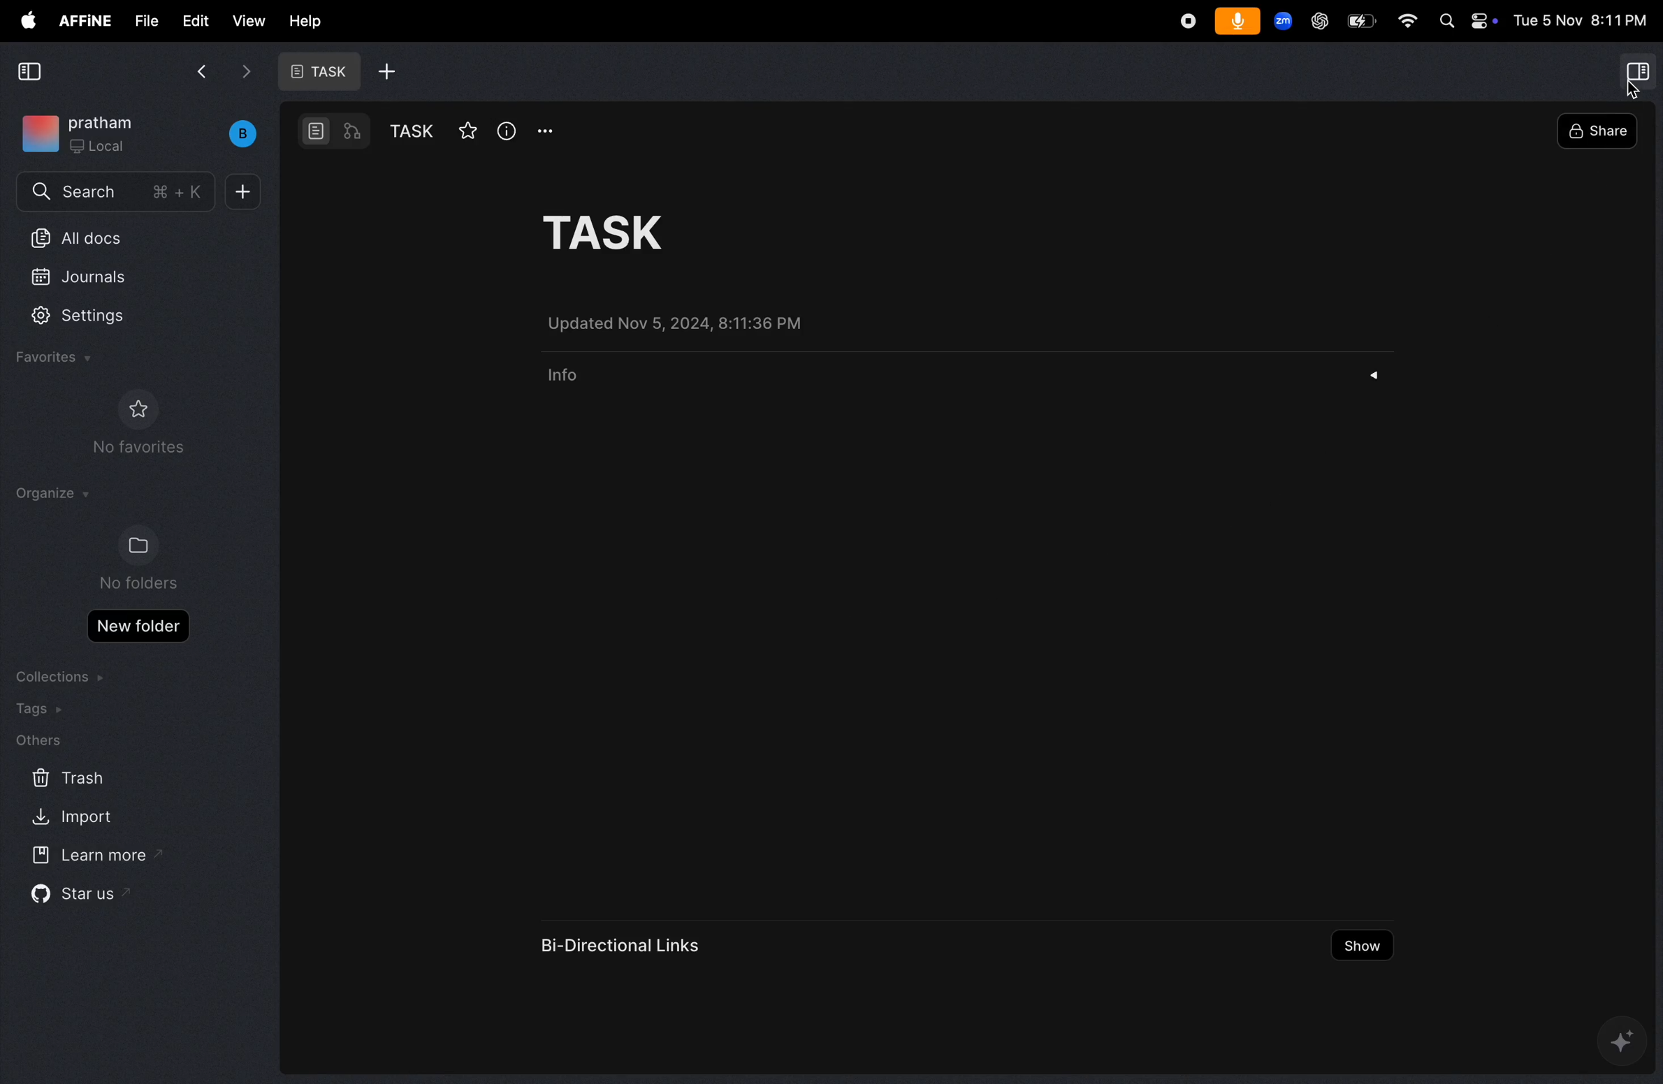 This screenshot has height=1084, width=1663. What do you see at coordinates (91, 318) in the screenshot?
I see `settings` at bounding box center [91, 318].